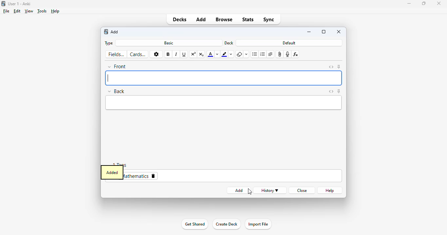  I want to click on minimize, so click(310, 32).